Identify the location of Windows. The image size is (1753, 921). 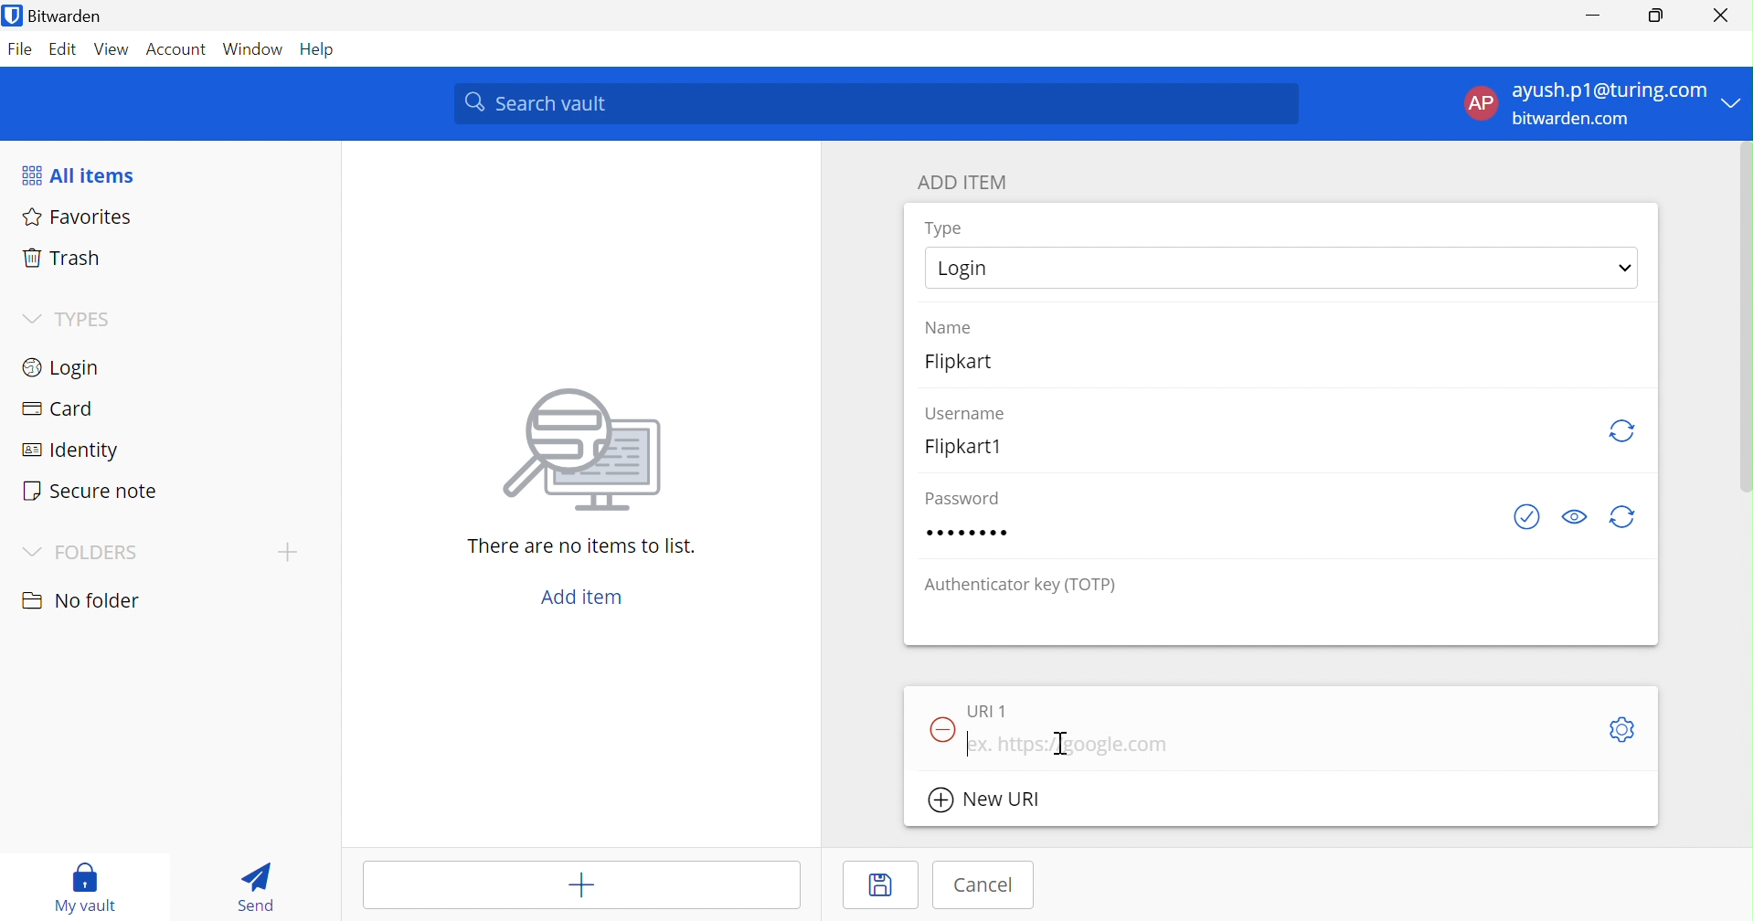
(255, 49).